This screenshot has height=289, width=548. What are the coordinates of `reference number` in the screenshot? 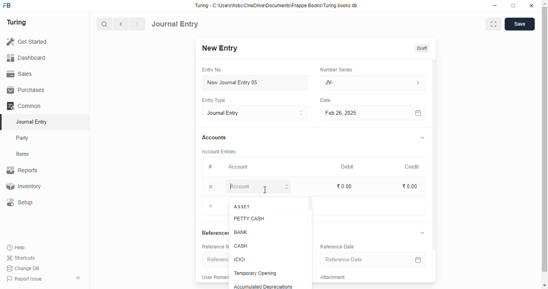 It's located at (215, 246).